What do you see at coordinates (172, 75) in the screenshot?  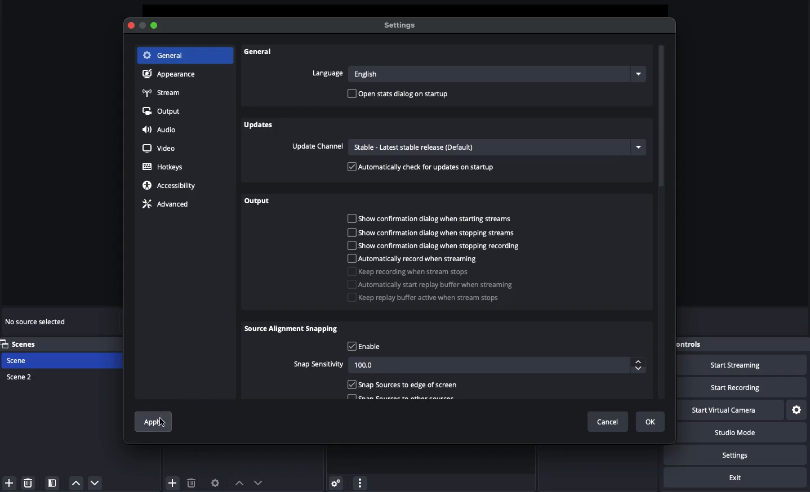 I see `Appearance ` at bounding box center [172, 75].